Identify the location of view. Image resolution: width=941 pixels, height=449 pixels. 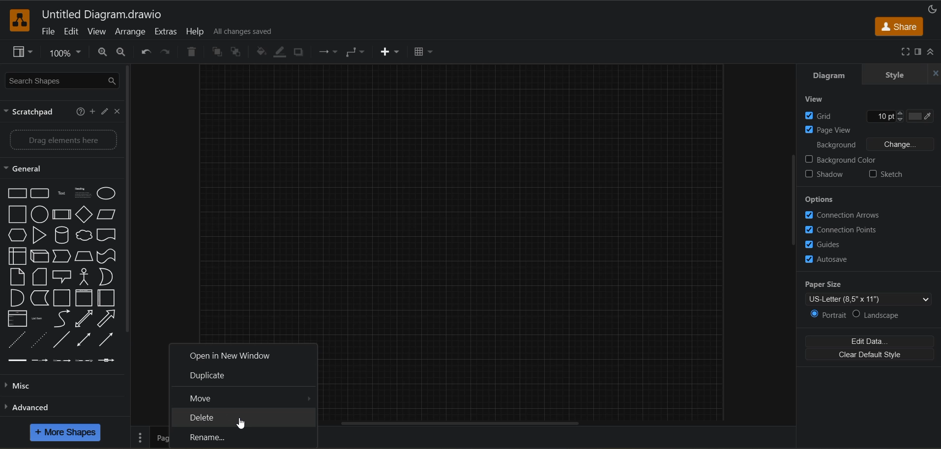
(23, 52).